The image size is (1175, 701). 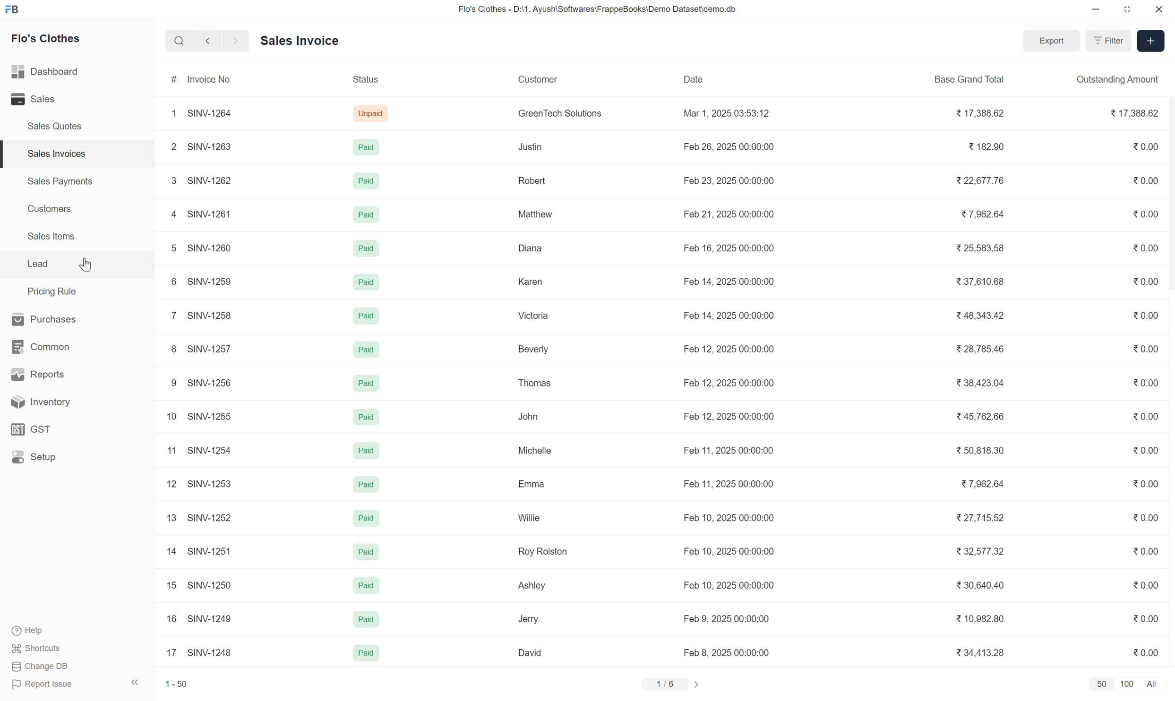 What do you see at coordinates (978, 248) in the screenshot?
I see `325,583.58` at bounding box center [978, 248].